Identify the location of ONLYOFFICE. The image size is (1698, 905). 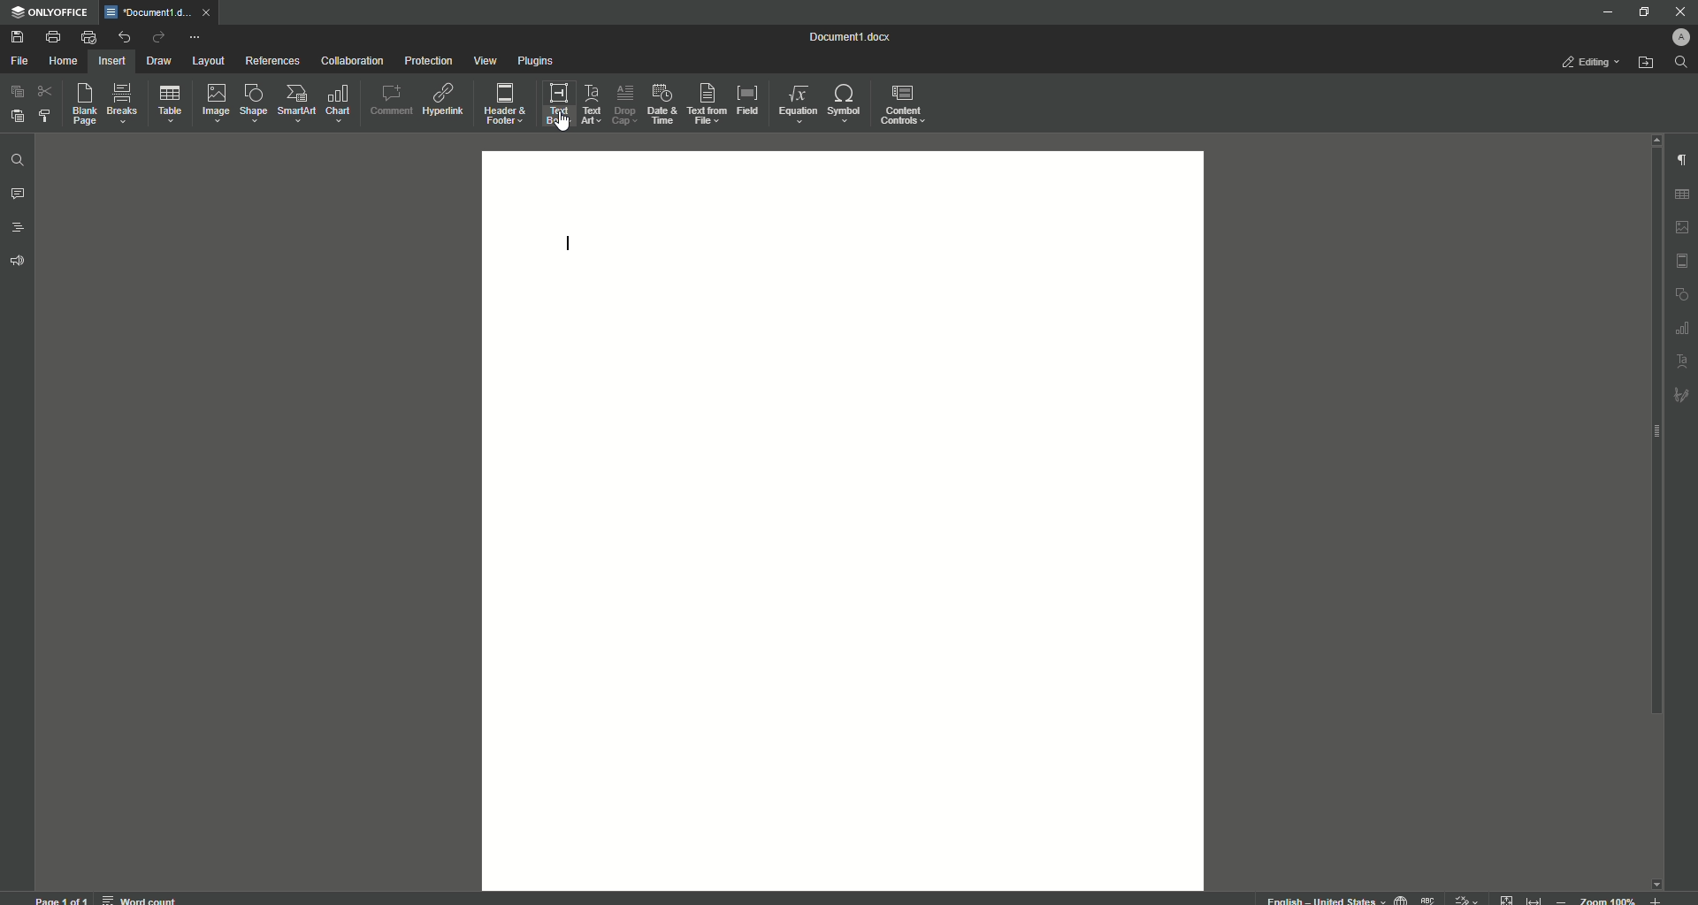
(50, 13).